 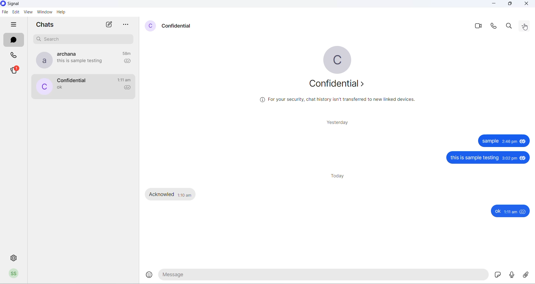 I want to click on settings, so click(x=14, y=258).